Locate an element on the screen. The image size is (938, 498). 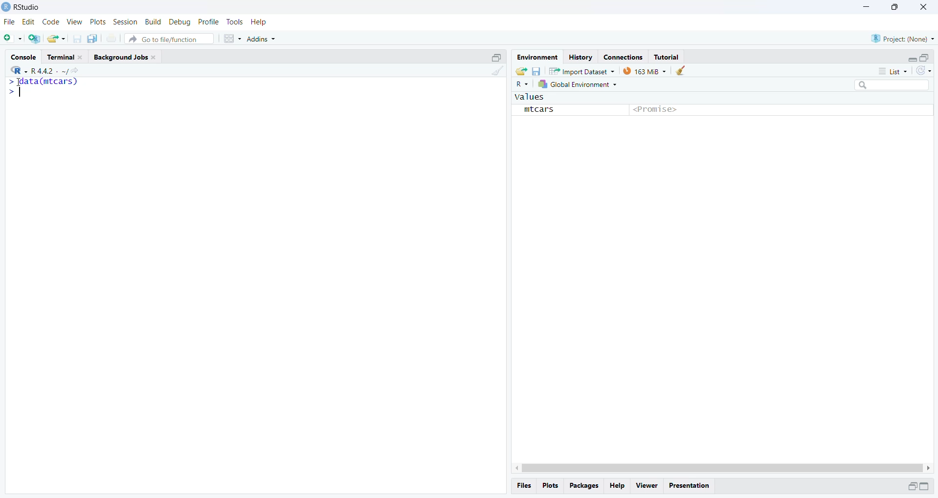
R~ is located at coordinates (523, 84).